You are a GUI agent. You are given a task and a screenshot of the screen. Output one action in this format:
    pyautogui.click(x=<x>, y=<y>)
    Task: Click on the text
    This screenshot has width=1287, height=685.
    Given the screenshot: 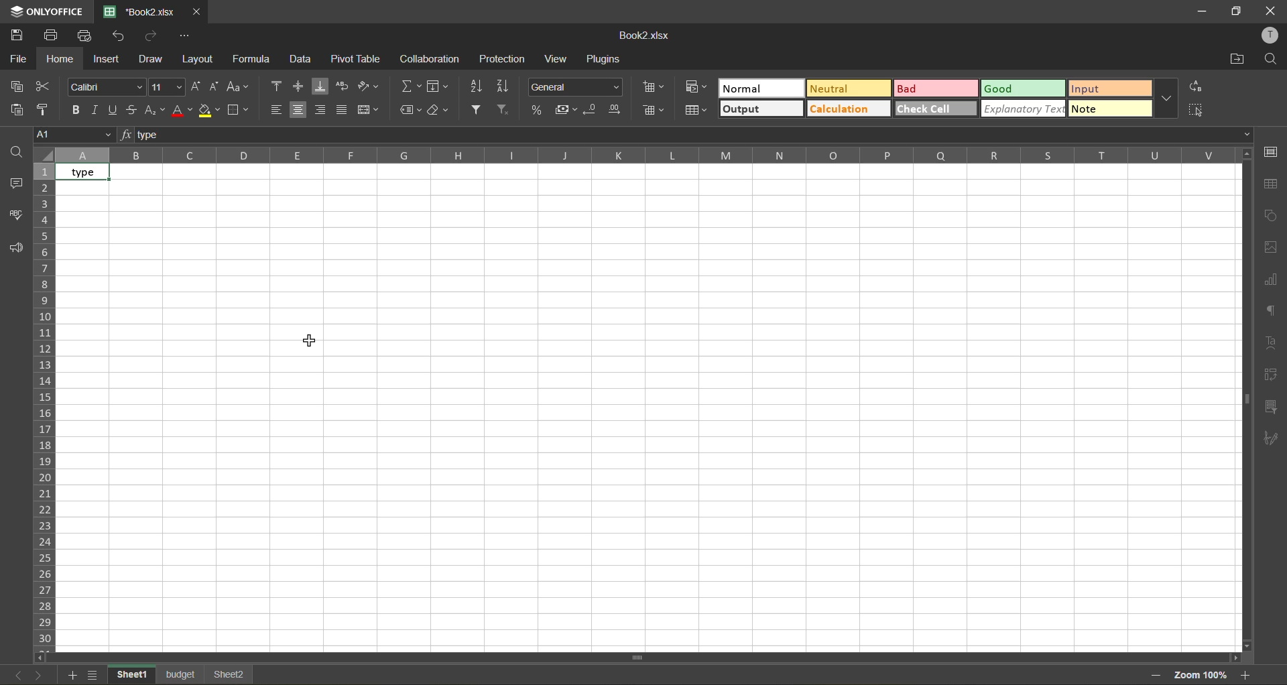 What is the action you would take?
    pyautogui.click(x=1272, y=346)
    